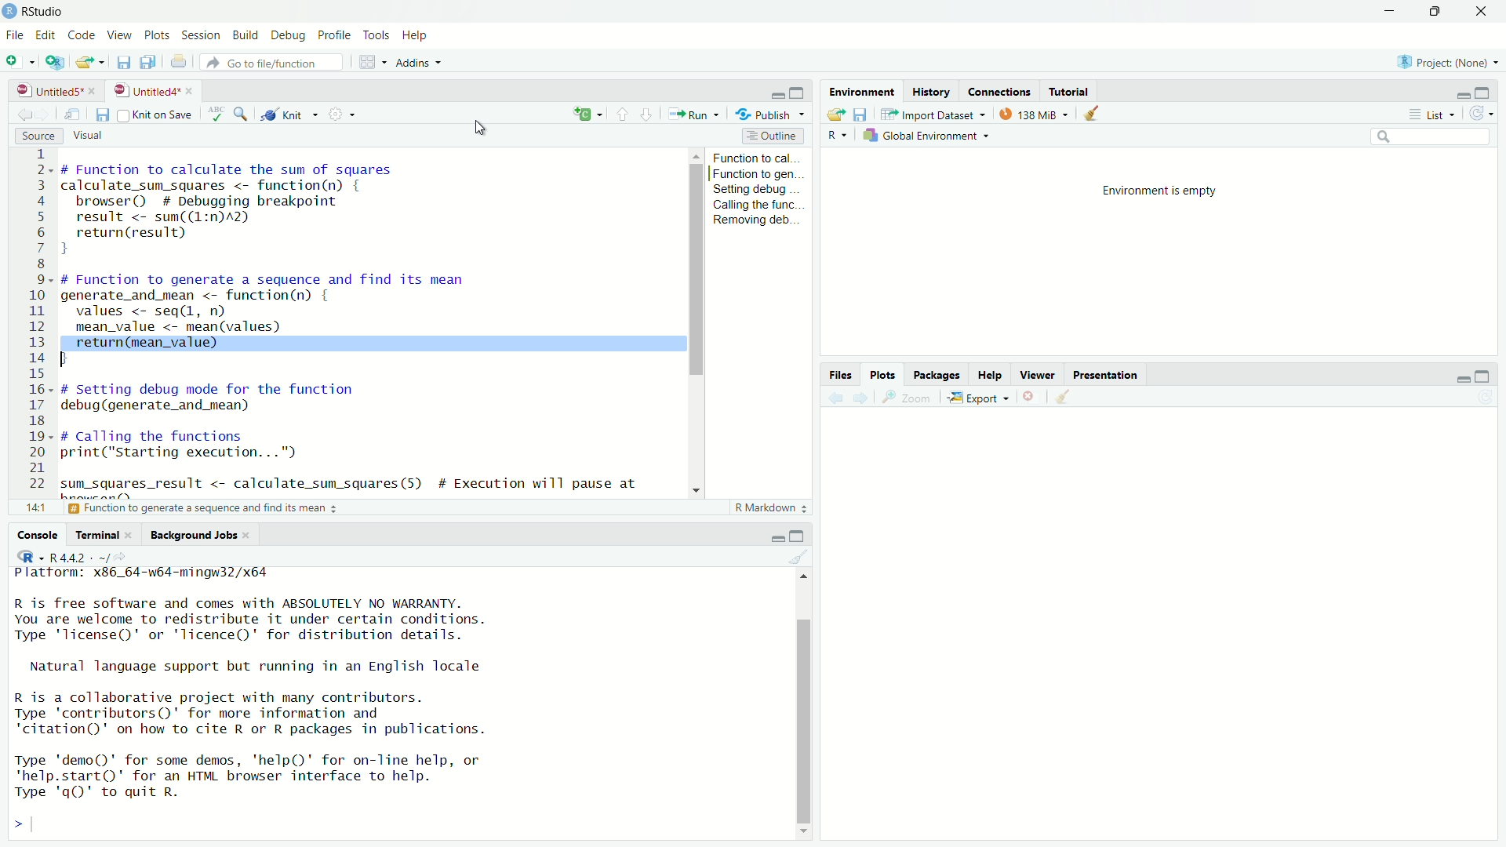 This screenshot has width=1506, height=847. What do you see at coordinates (841, 375) in the screenshot?
I see `files` at bounding box center [841, 375].